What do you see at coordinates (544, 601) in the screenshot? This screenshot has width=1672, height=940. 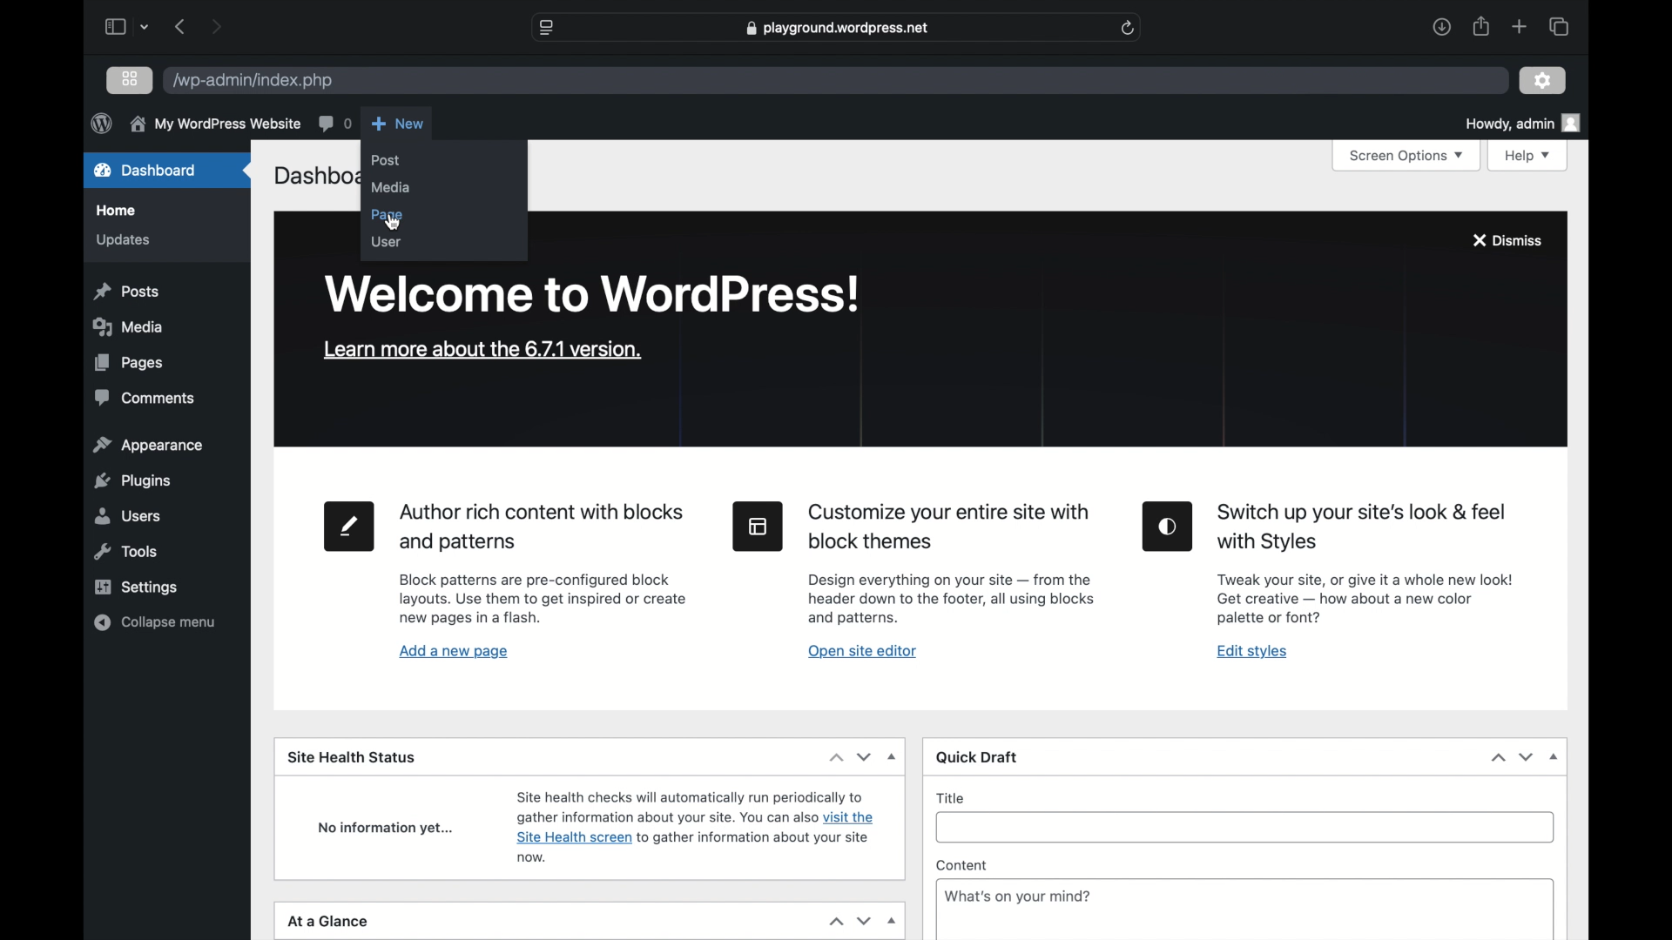 I see `Page tool information` at bounding box center [544, 601].